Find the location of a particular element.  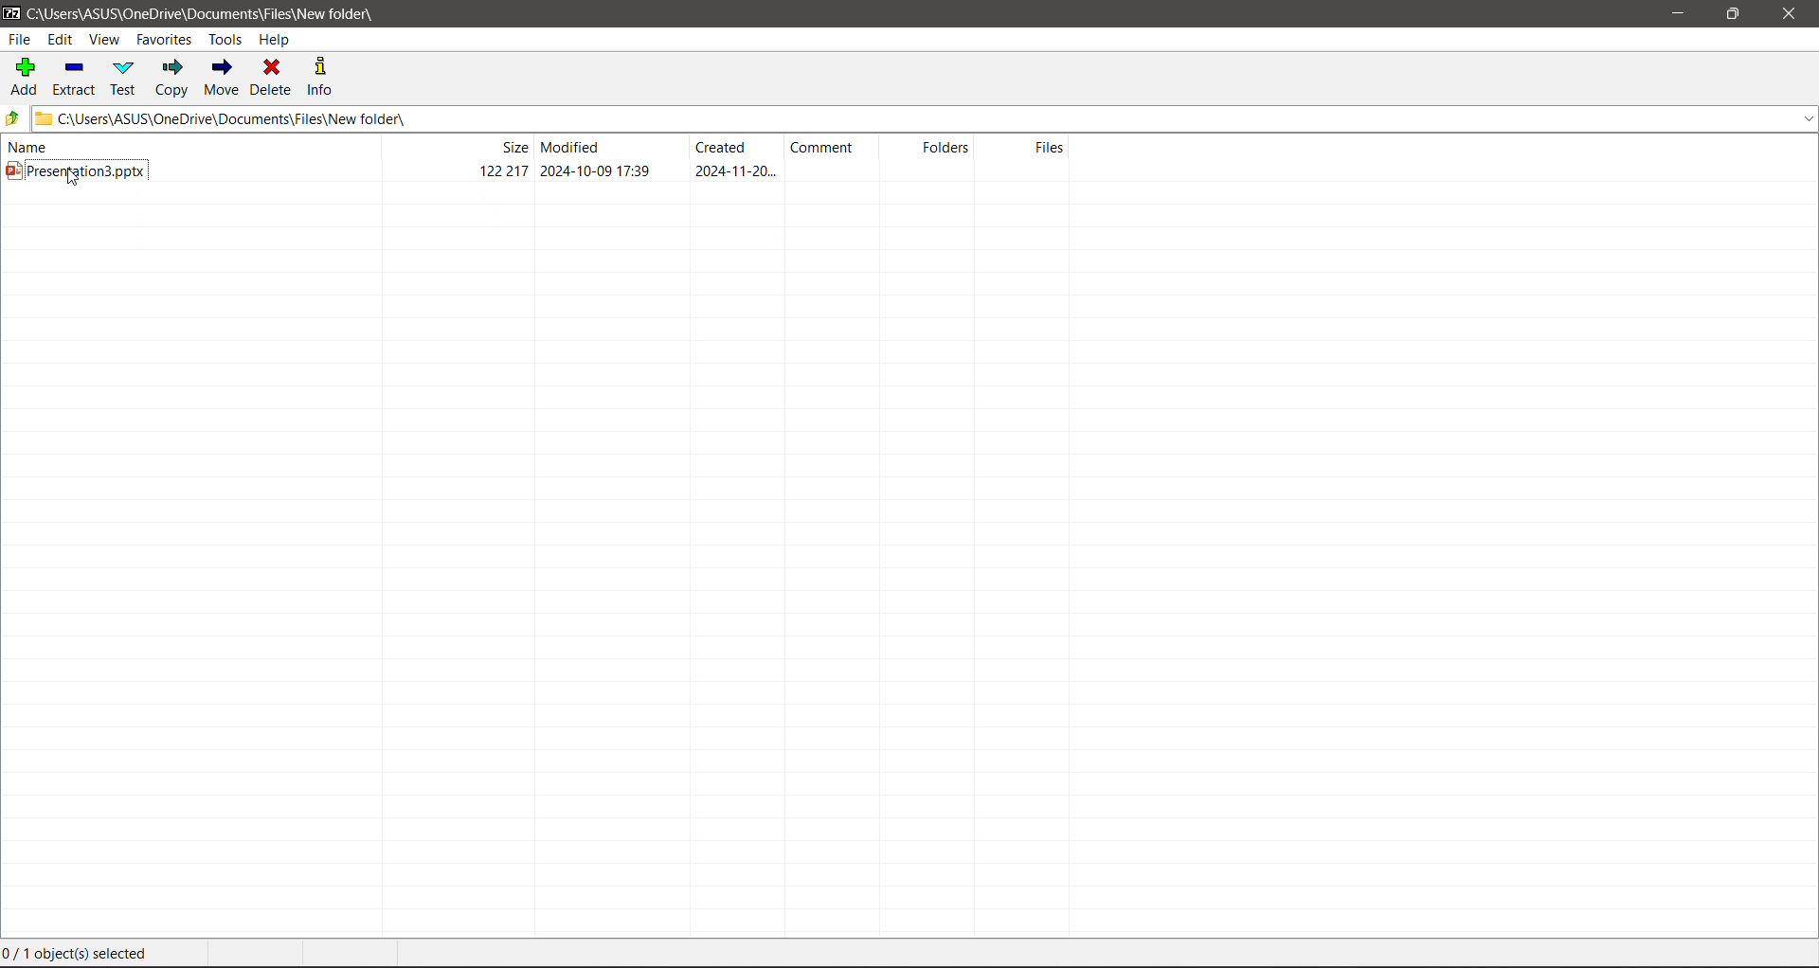

File Size is located at coordinates (455, 147).